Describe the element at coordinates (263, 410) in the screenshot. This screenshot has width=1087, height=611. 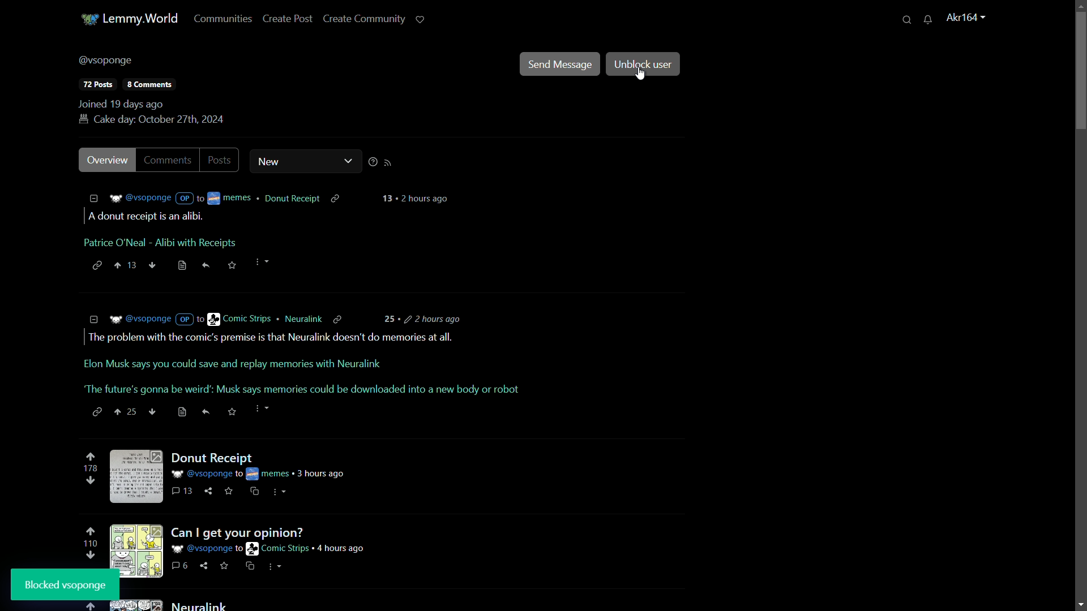
I see `more` at that location.